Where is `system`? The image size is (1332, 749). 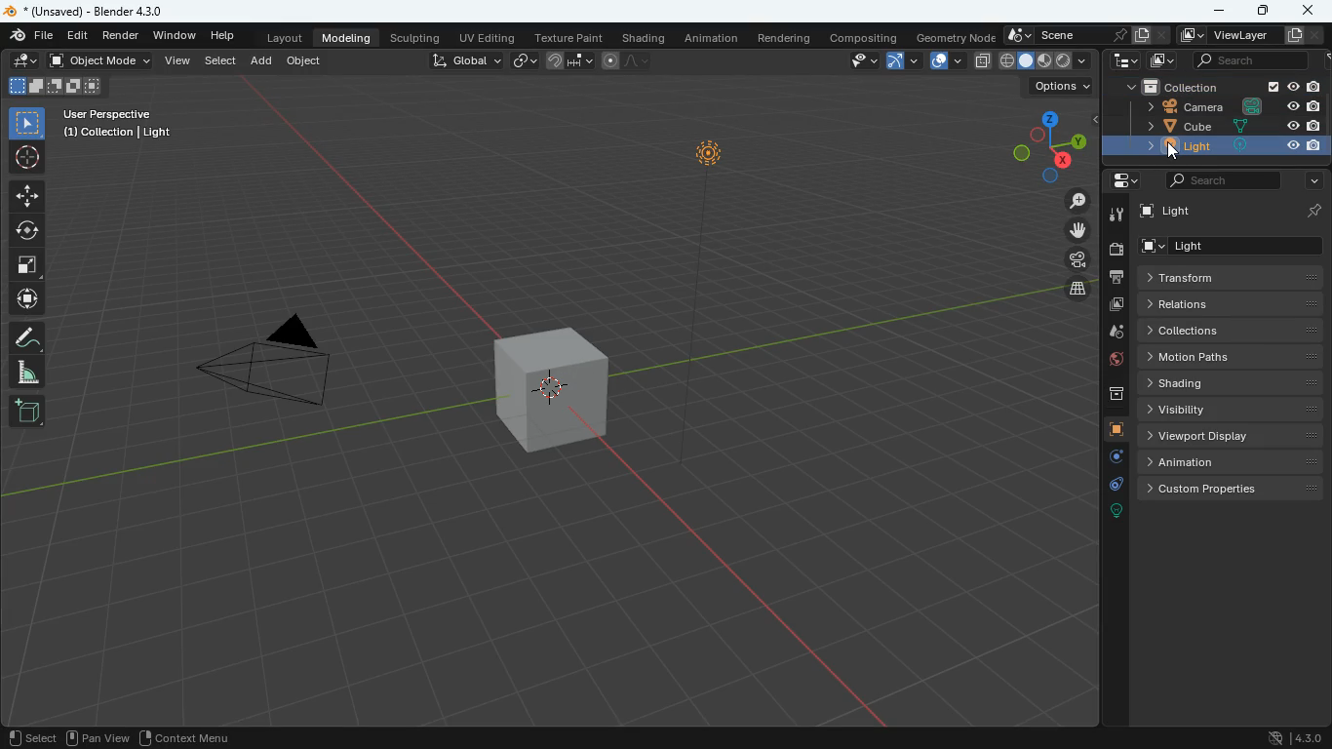
system is located at coordinates (1124, 62).